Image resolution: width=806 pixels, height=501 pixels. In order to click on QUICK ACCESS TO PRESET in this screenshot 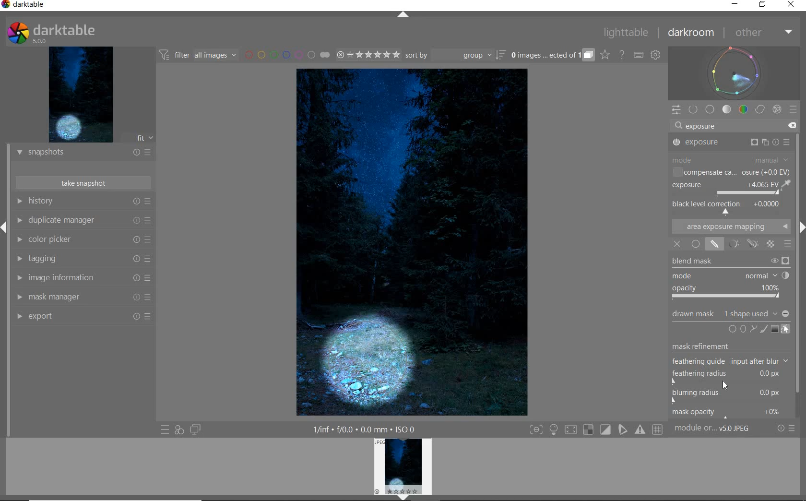, I will do `click(166, 430)`.